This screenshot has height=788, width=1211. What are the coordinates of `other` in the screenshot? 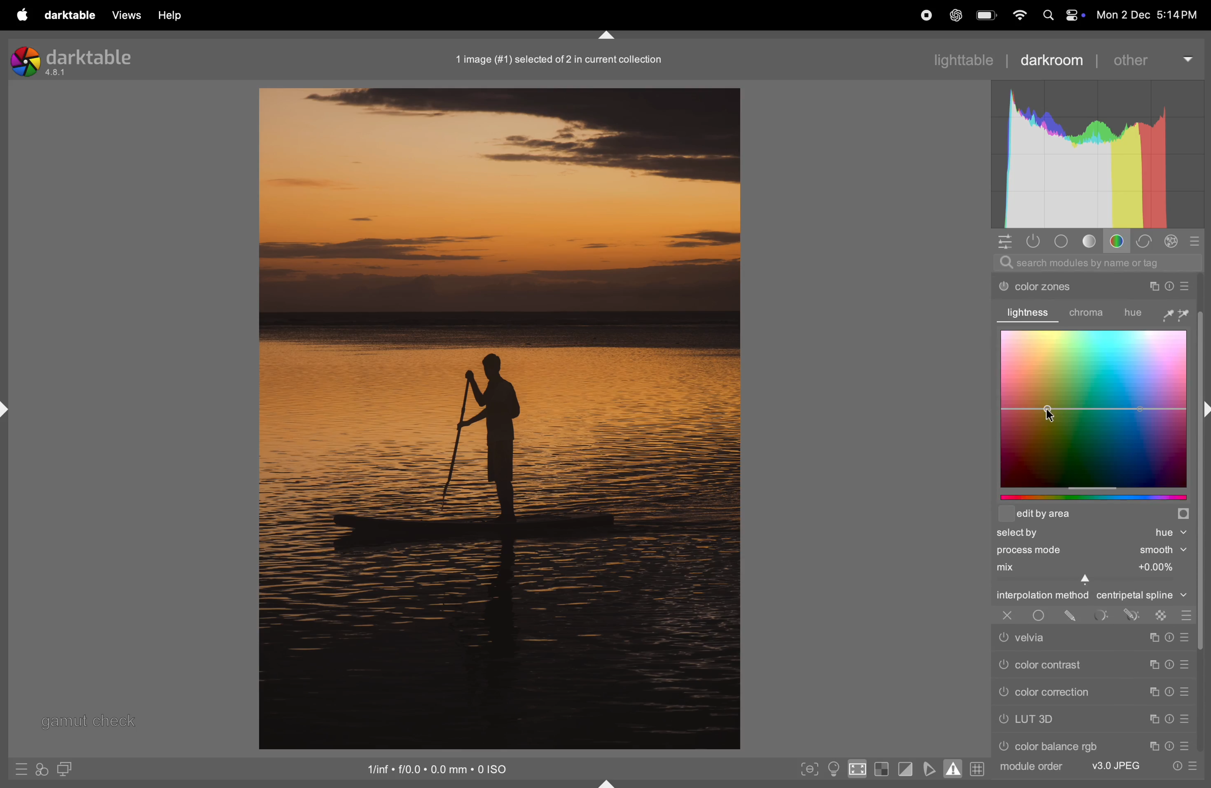 It's located at (1155, 59).